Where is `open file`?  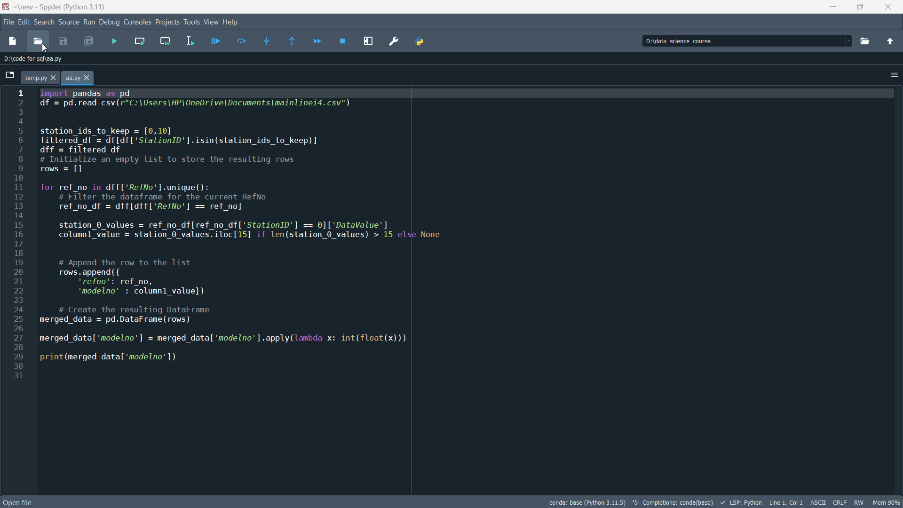 open file is located at coordinates (39, 41).